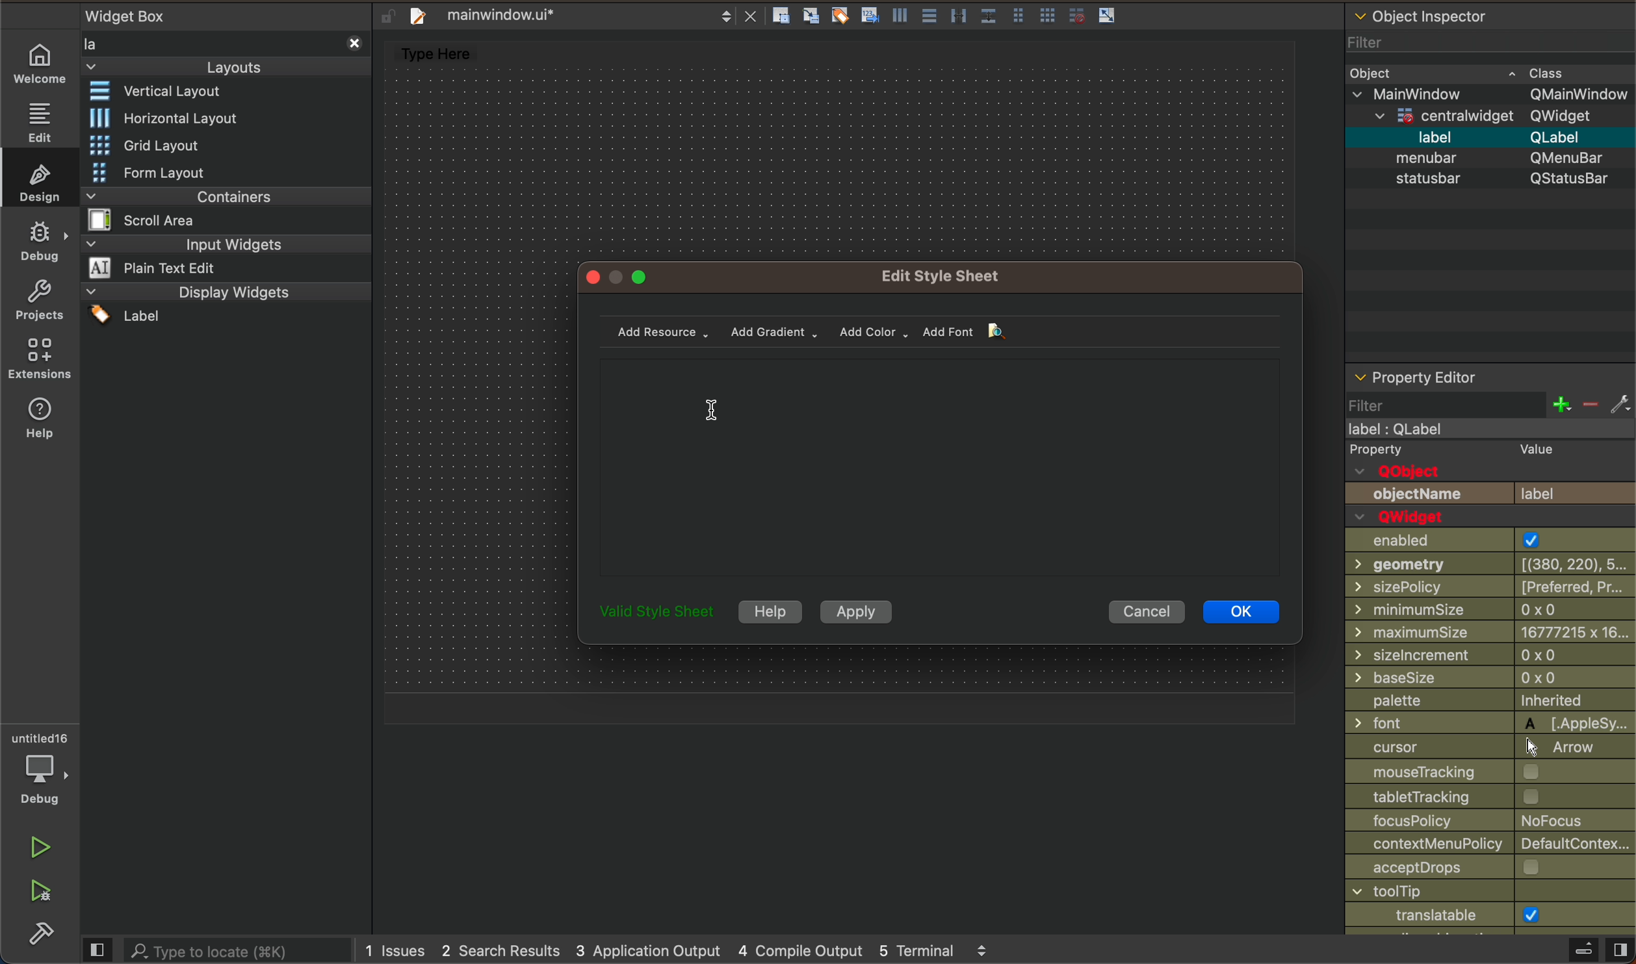  What do you see at coordinates (1490, 32) in the screenshot?
I see `object inspector` at bounding box center [1490, 32].